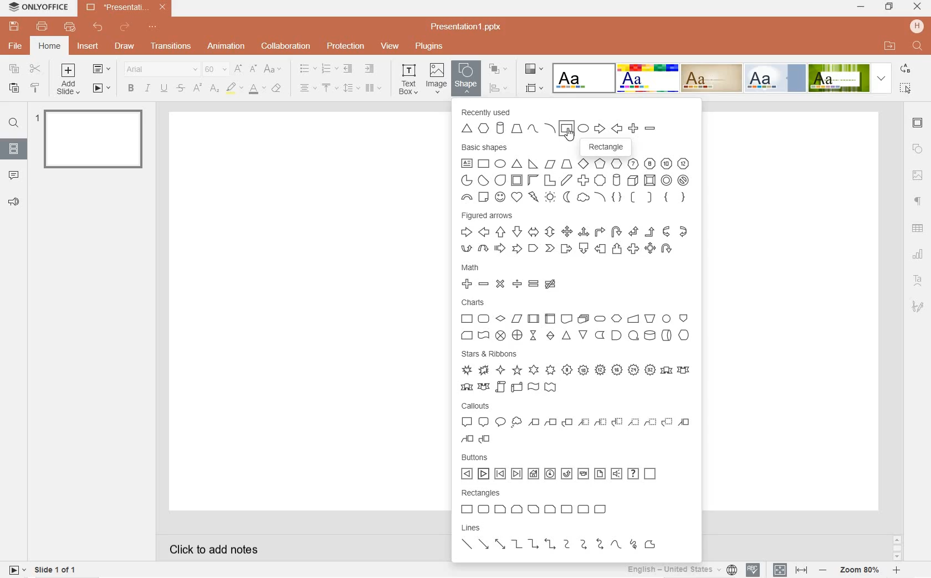 This screenshot has width=931, height=578. What do you see at coordinates (567, 319) in the screenshot?
I see `Document` at bounding box center [567, 319].